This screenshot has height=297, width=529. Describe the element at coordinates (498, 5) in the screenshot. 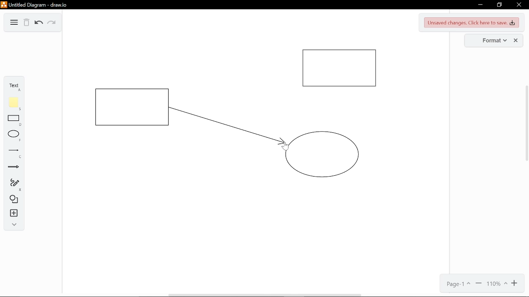

I see `Restore down` at that location.